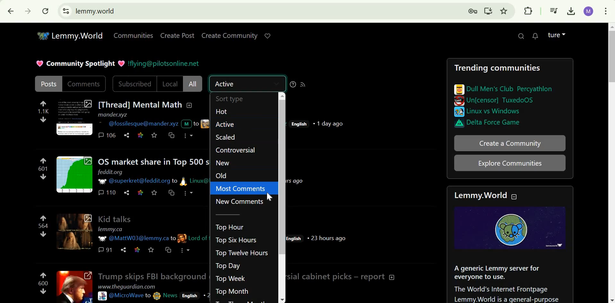 Image resolution: width=615 pixels, height=303 pixels. What do you see at coordinates (283, 198) in the screenshot?
I see `scroll bar` at bounding box center [283, 198].